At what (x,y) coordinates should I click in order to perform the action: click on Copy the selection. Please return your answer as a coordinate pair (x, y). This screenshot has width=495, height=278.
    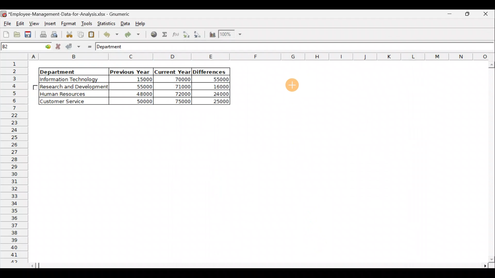
    Looking at the image, I should click on (80, 34).